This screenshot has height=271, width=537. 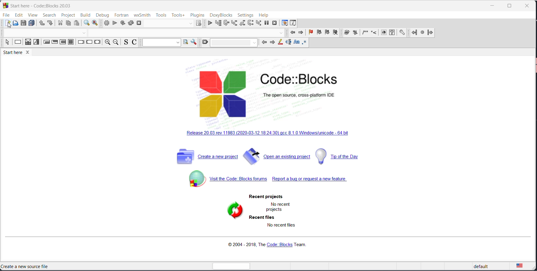 I want to click on text and dropdown, so click(x=234, y=43).